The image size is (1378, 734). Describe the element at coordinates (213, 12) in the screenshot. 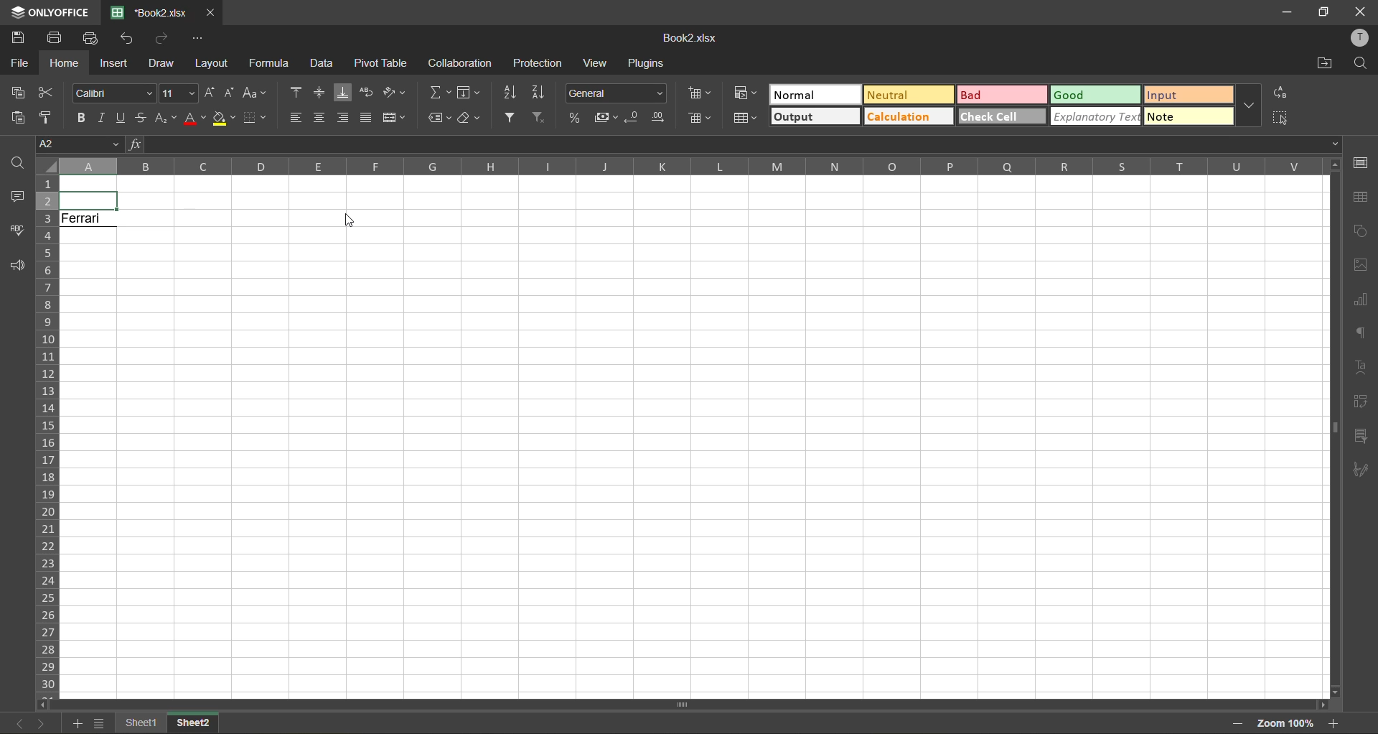

I see `close` at that location.